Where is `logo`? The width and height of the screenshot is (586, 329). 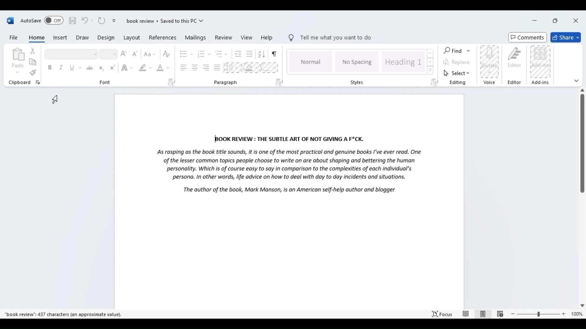 logo is located at coordinates (8, 21).